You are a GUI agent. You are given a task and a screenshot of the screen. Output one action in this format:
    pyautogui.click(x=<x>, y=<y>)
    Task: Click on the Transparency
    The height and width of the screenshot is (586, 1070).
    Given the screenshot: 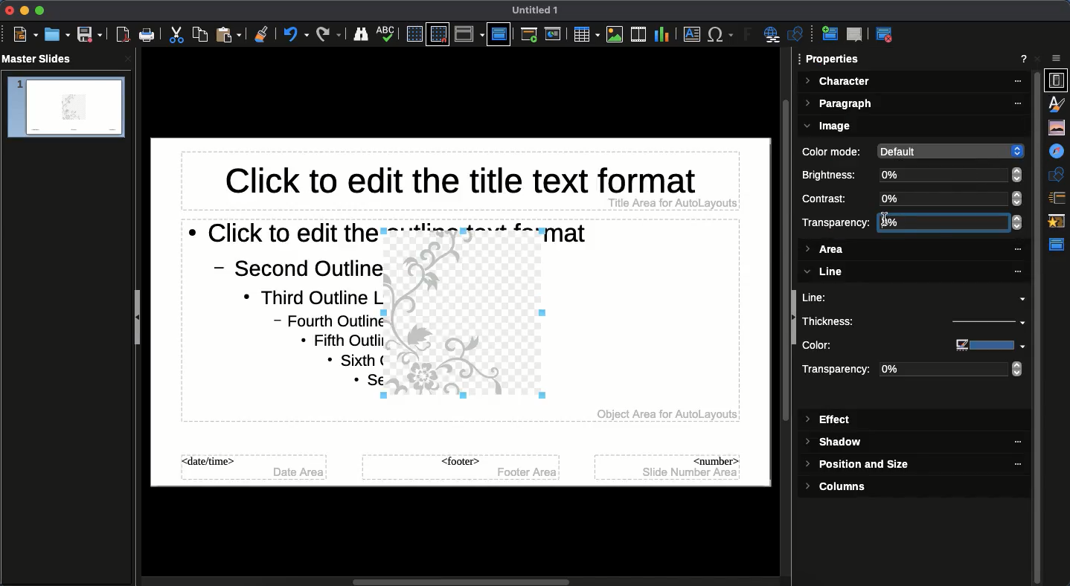 What is the action you would take?
    pyautogui.click(x=836, y=222)
    